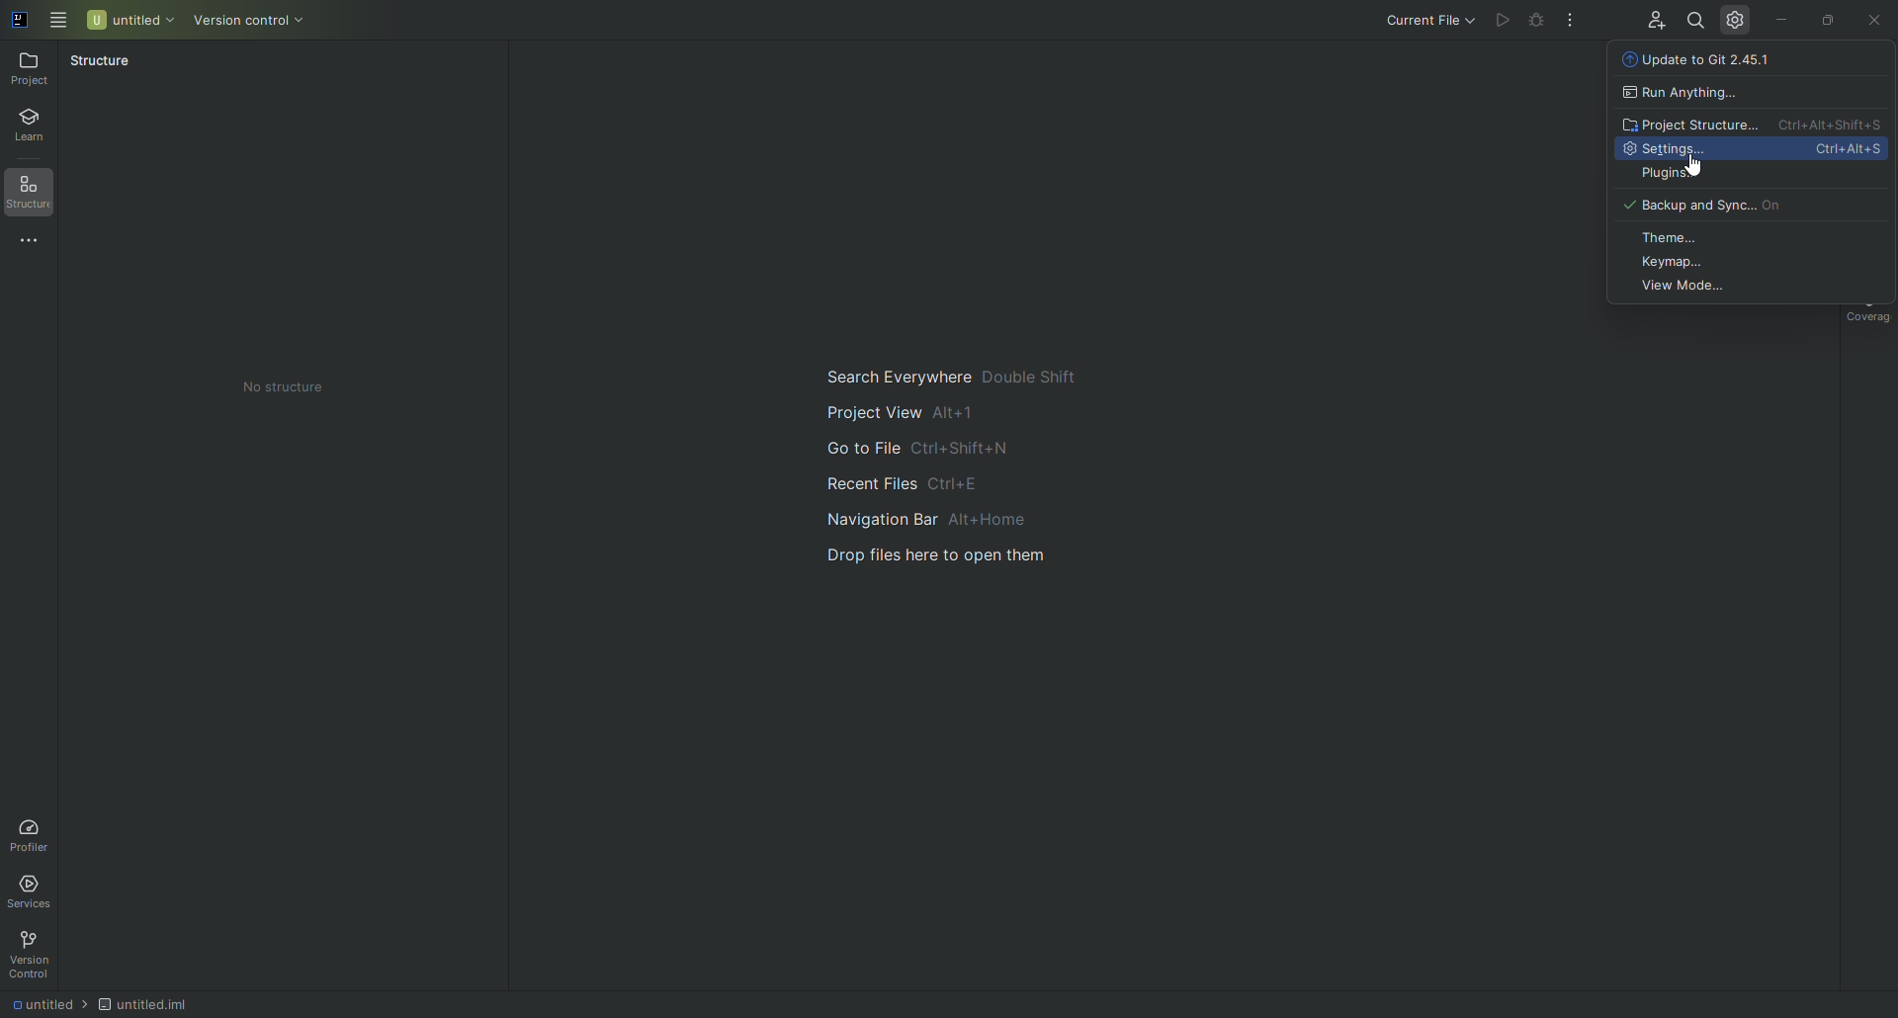 The image size is (1898, 1018). Describe the element at coordinates (1785, 19) in the screenshot. I see `Minimize` at that location.